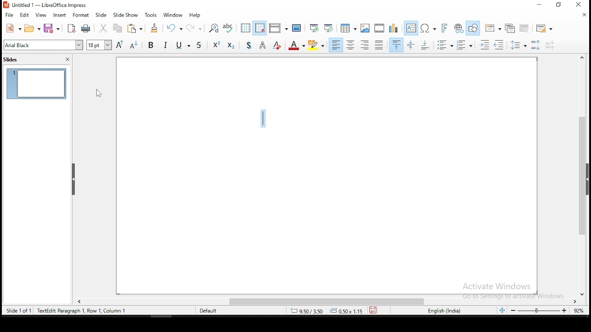 This screenshot has width=591, height=332. Describe the element at coordinates (525, 28) in the screenshot. I see `delete slide` at that location.